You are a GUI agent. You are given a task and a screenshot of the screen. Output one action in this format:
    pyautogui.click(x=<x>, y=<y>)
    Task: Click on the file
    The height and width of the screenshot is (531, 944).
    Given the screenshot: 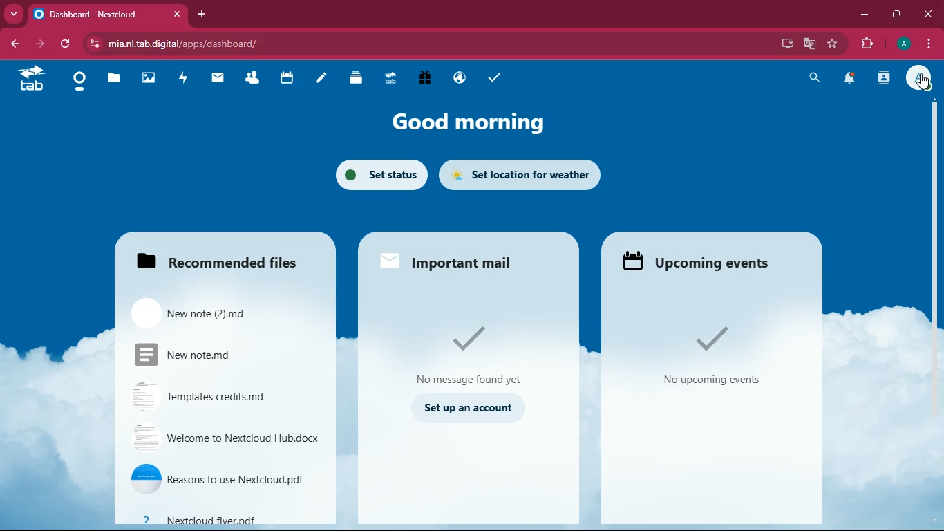 What is the action you would take?
    pyautogui.click(x=225, y=476)
    